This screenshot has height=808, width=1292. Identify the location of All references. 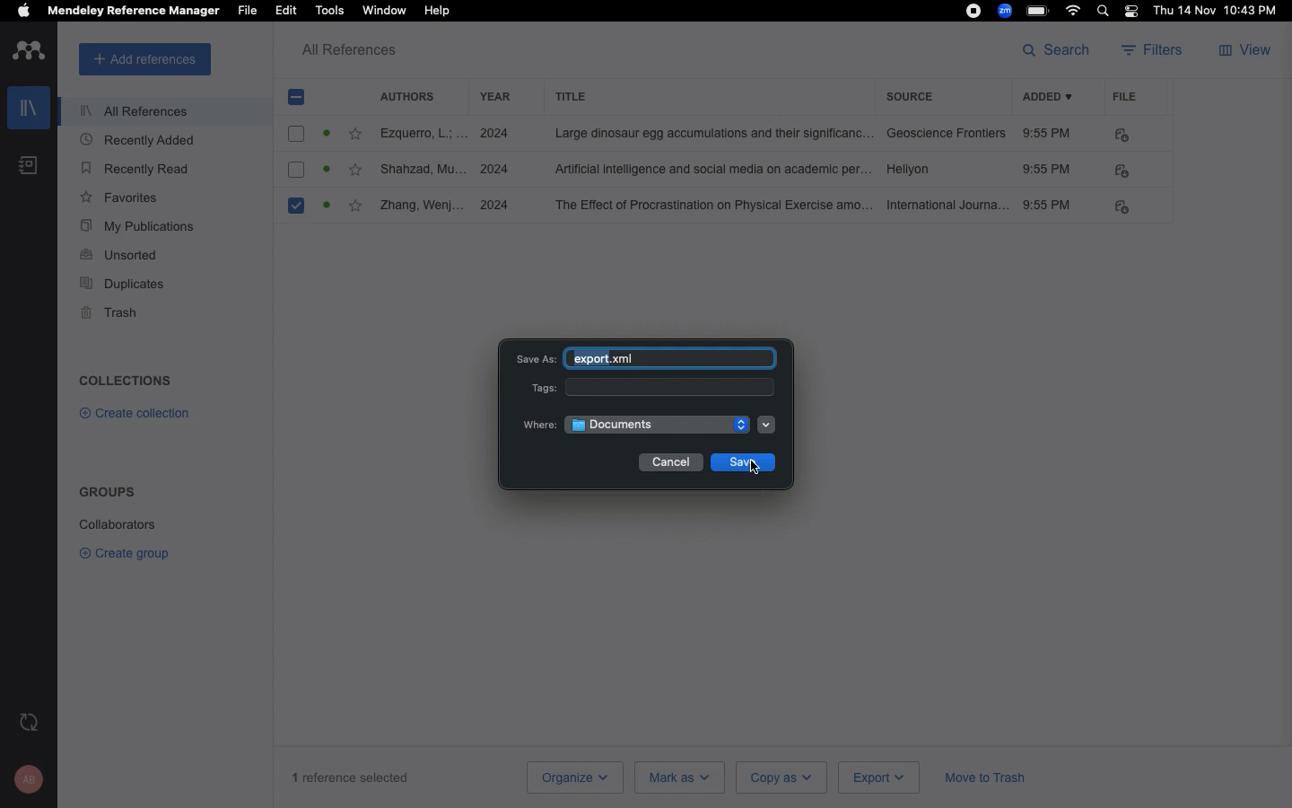
(350, 54).